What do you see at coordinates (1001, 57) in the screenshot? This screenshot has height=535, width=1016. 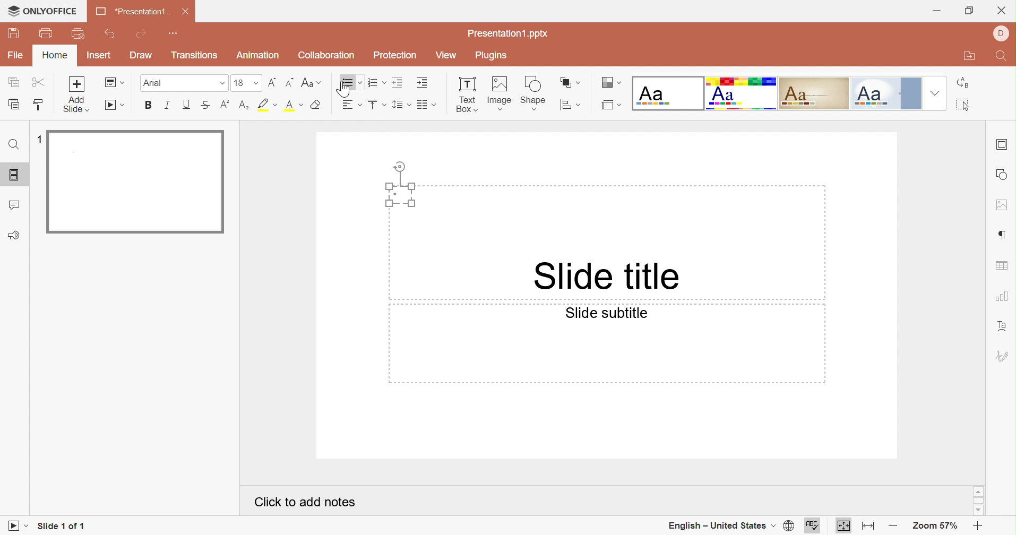 I see `Find` at bounding box center [1001, 57].